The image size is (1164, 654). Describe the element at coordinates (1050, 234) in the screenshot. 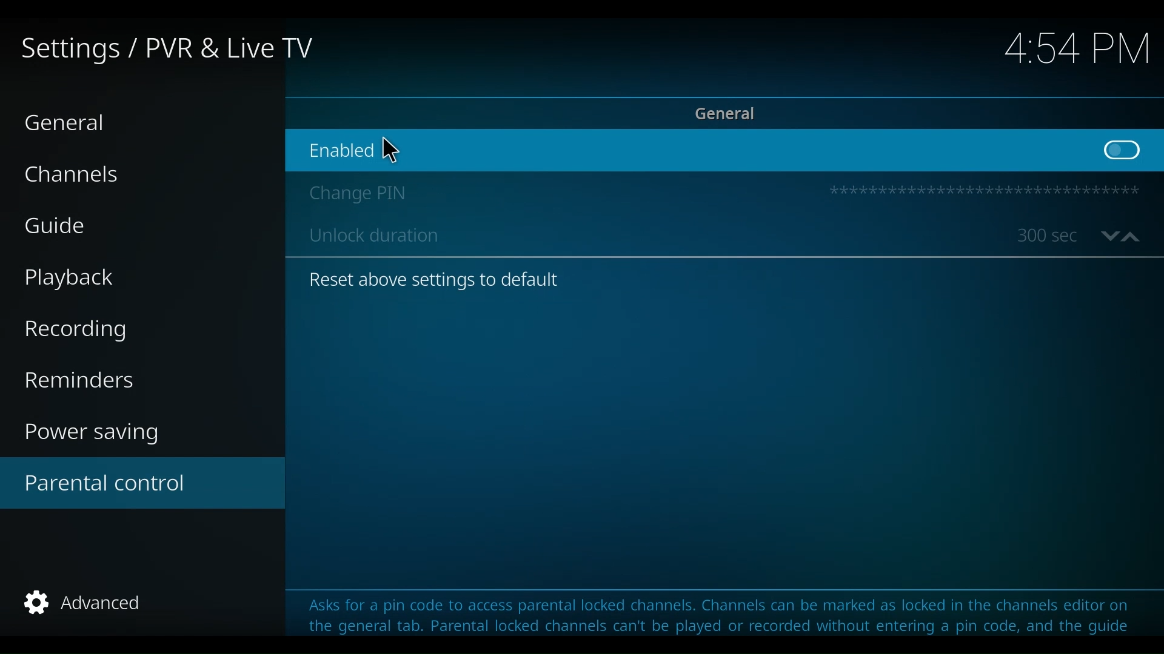

I see `unlock duration in seconds` at that location.